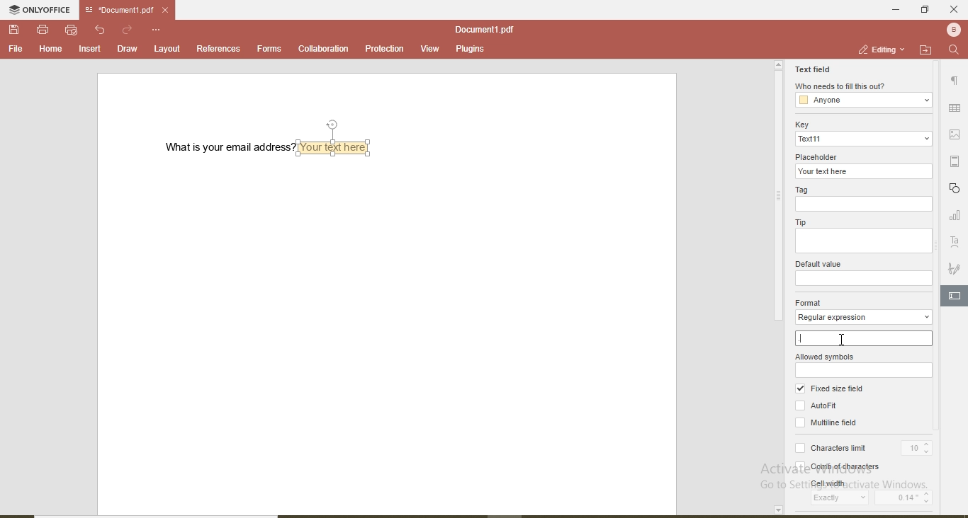 This screenshot has width=968, height=518. Describe the element at coordinates (777, 198) in the screenshot. I see `vertical scroll bar` at that location.